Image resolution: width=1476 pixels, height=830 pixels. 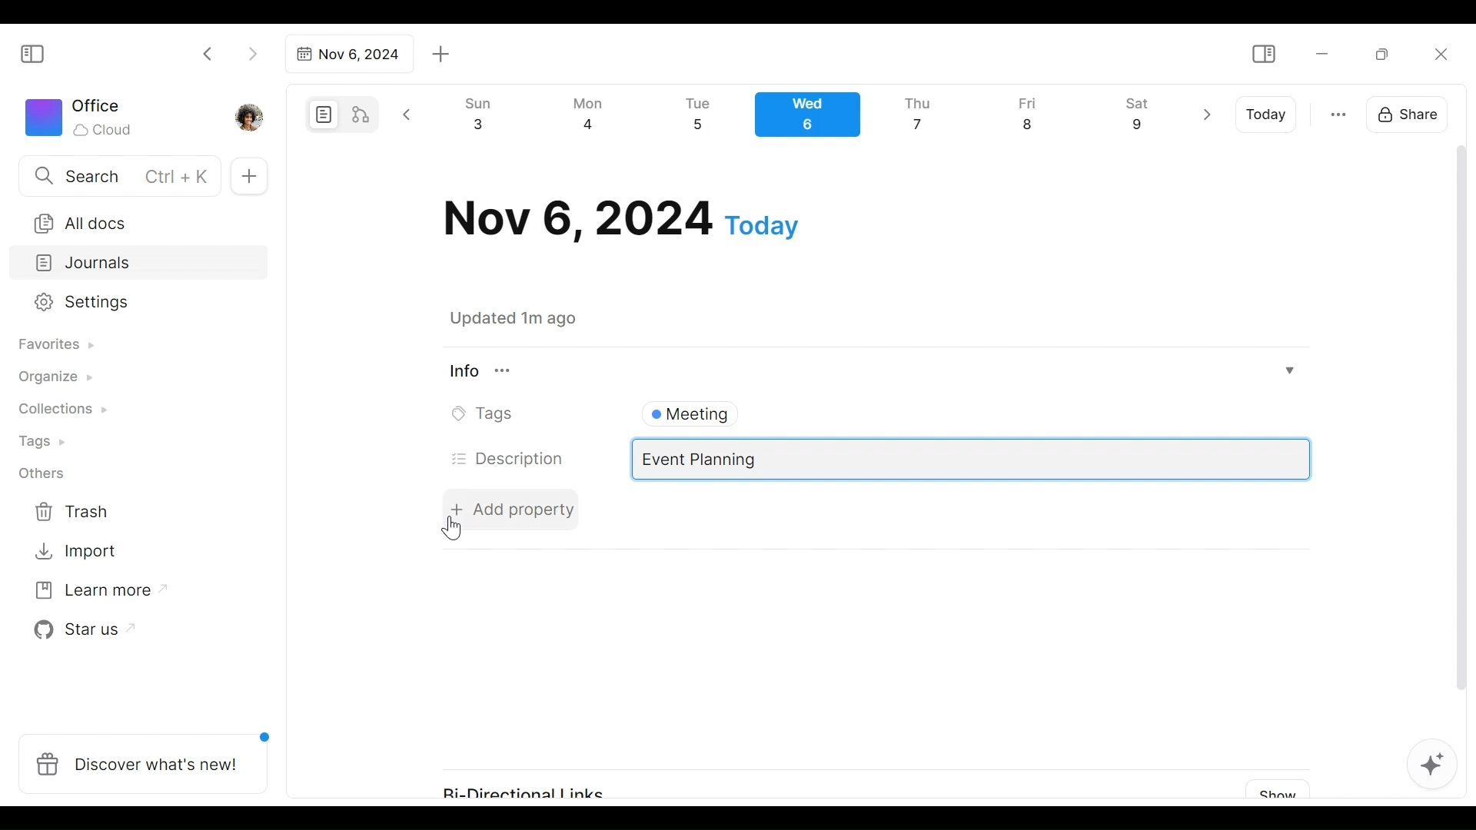 What do you see at coordinates (118, 175) in the screenshot?
I see `Search` at bounding box center [118, 175].